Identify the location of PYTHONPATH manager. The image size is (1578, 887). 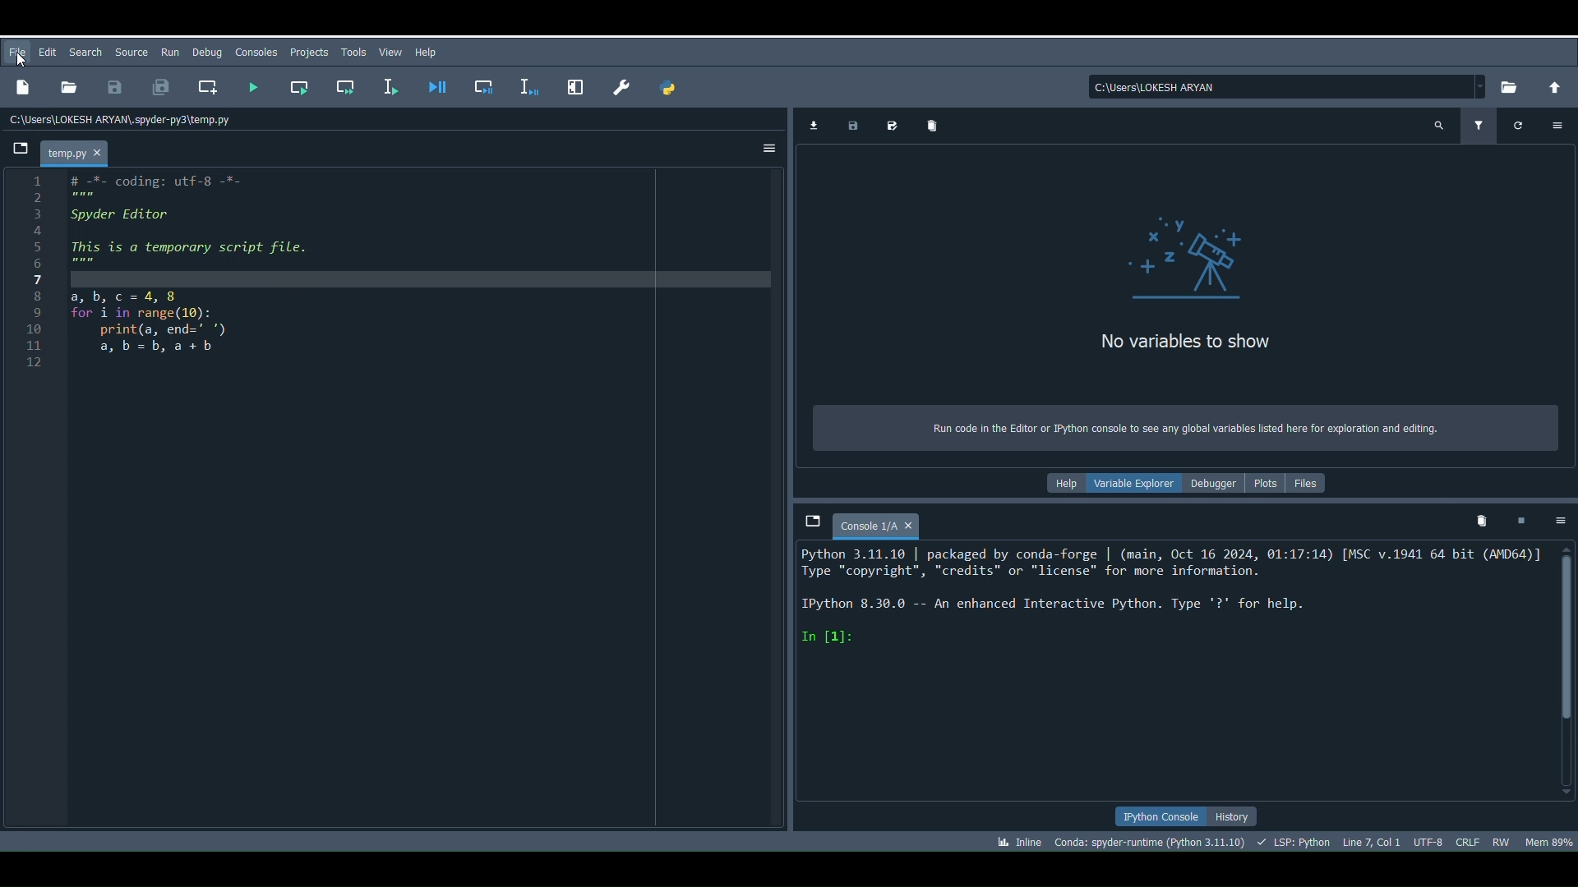
(667, 90).